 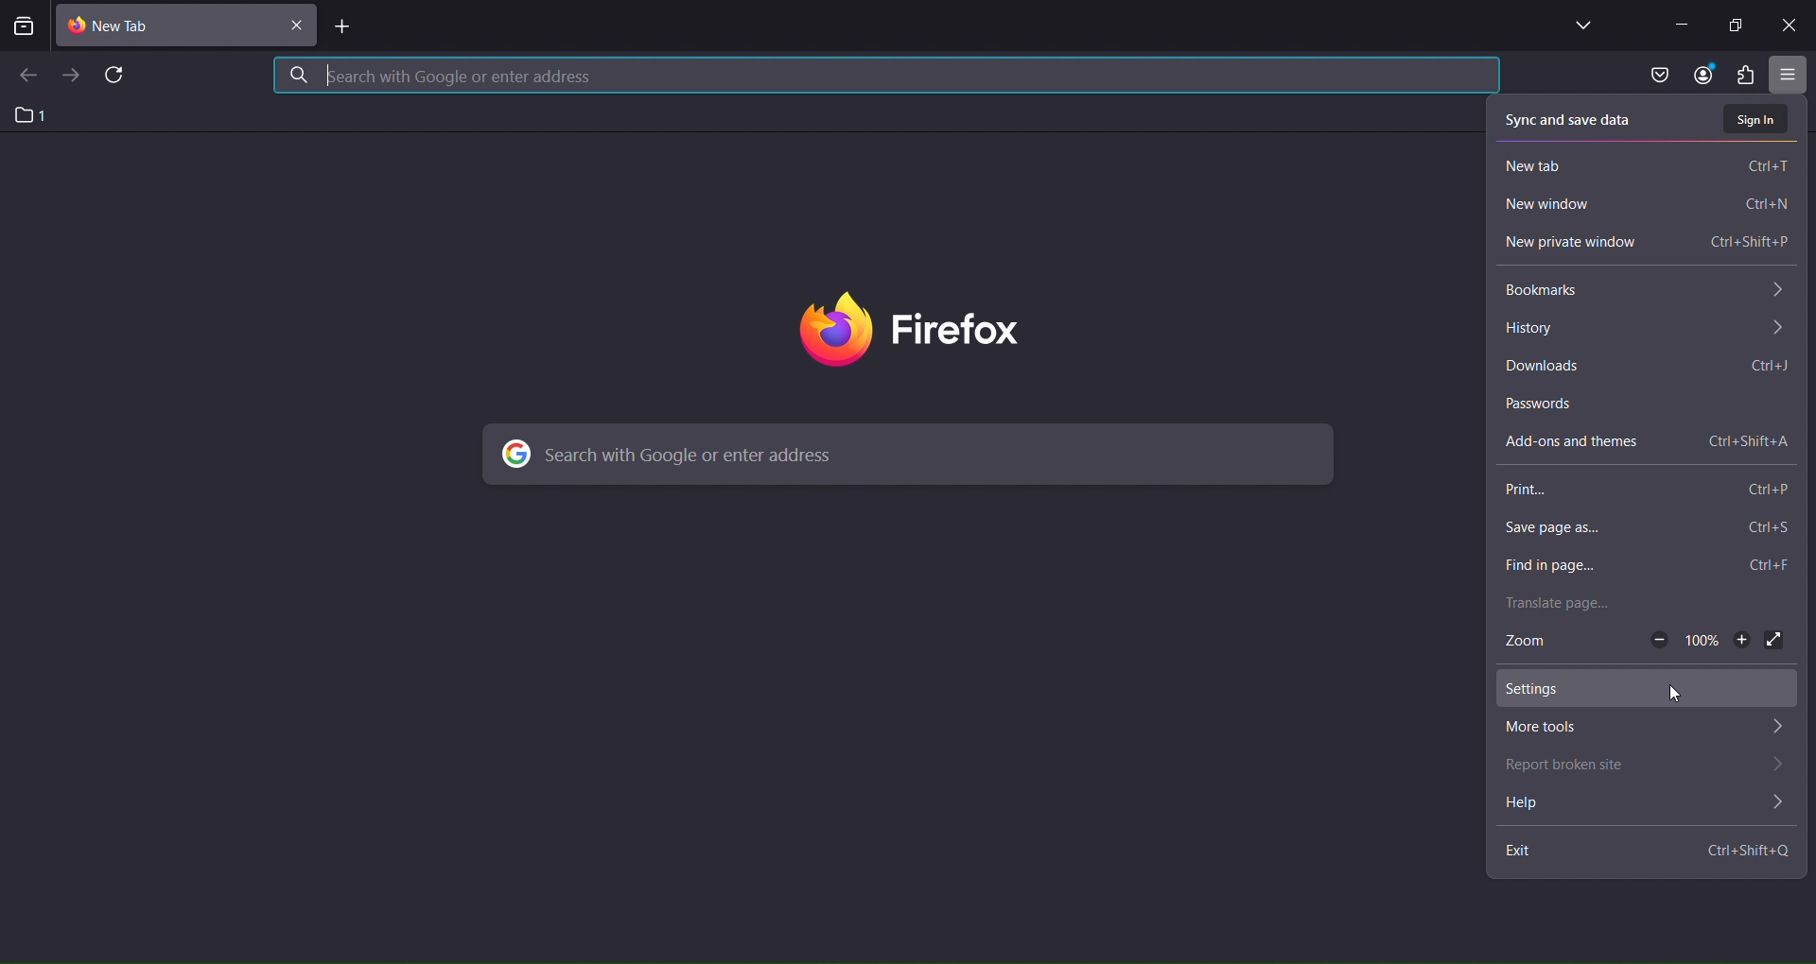 I want to click on close, so click(x=1787, y=23).